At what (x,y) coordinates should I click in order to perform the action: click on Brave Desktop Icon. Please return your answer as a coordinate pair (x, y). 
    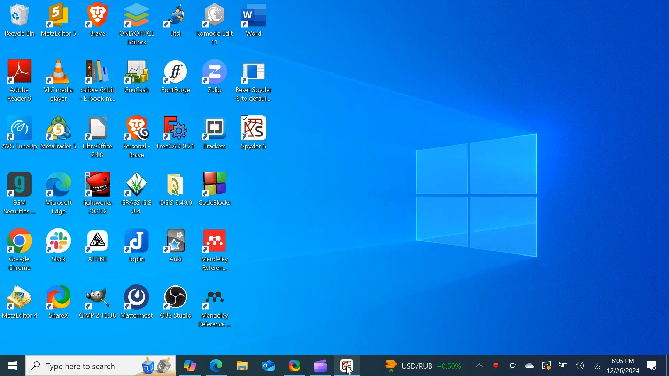
    Looking at the image, I should click on (137, 138).